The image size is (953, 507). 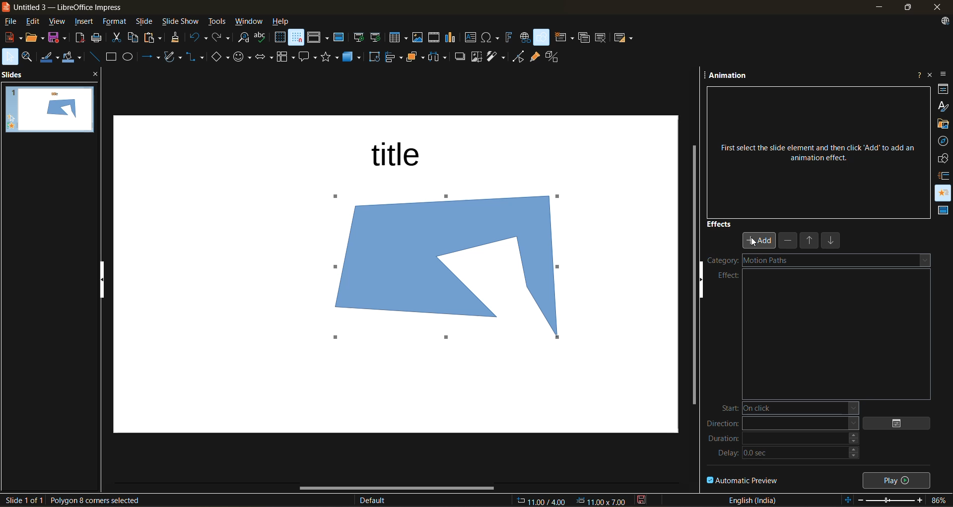 What do you see at coordinates (641, 500) in the screenshot?
I see `click to save` at bounding box center [641, 500].